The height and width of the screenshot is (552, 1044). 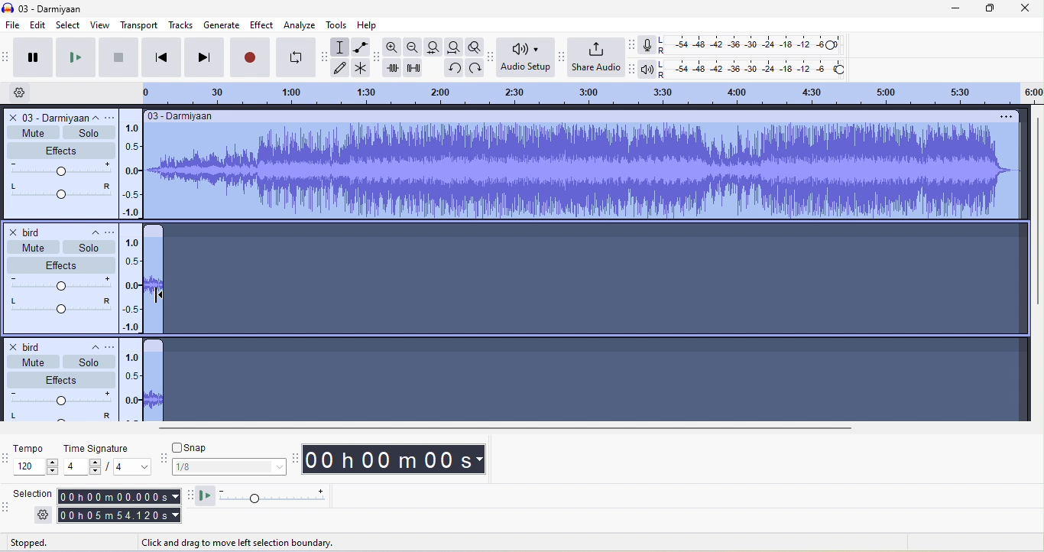 I want to click on cursor, so click(x=155, y=294).